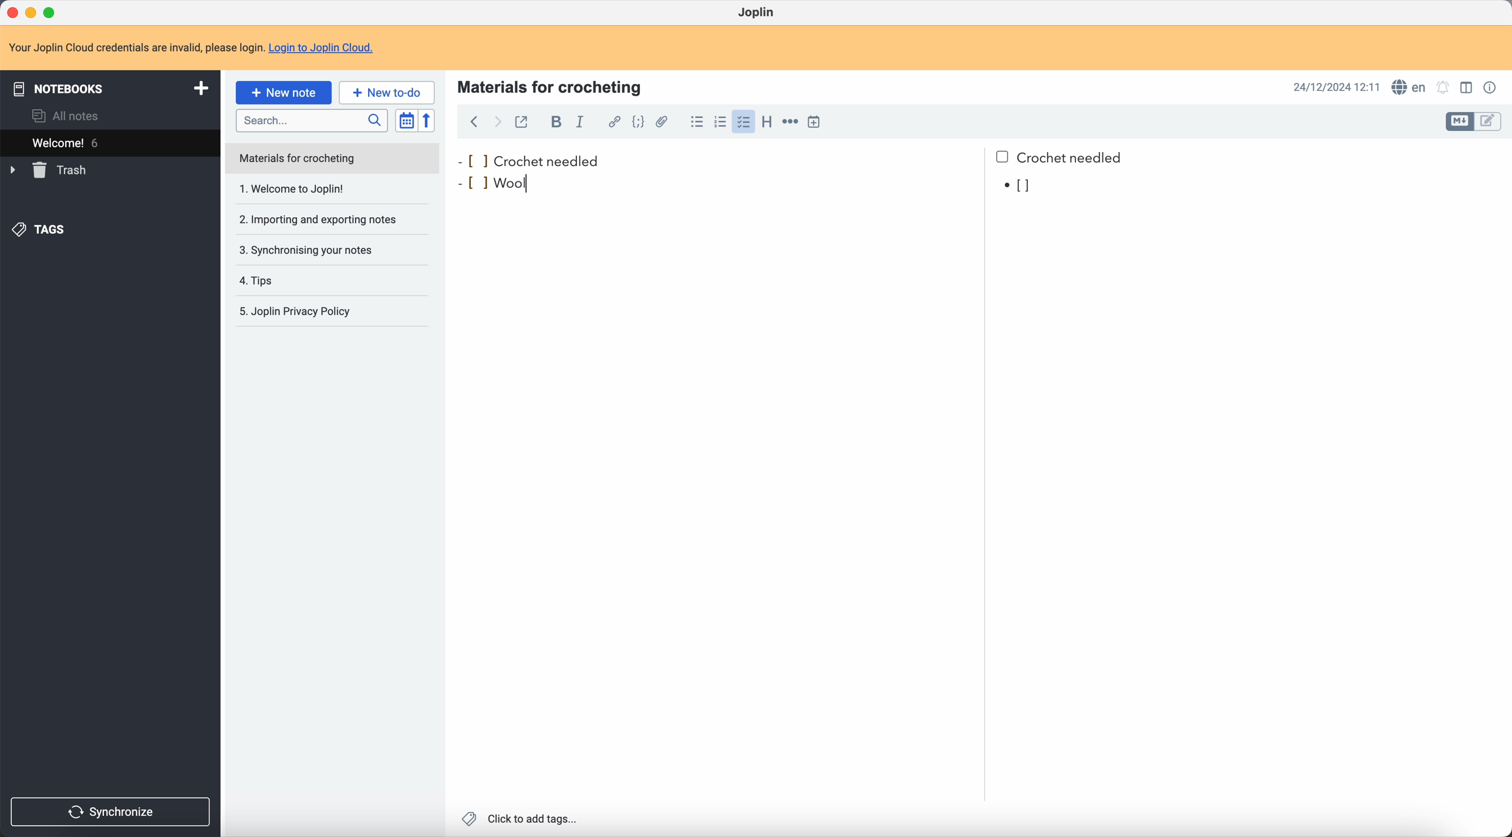 The height and width of the screenshot is (837, 1512). I want to click on insert time, so click(816, 122).